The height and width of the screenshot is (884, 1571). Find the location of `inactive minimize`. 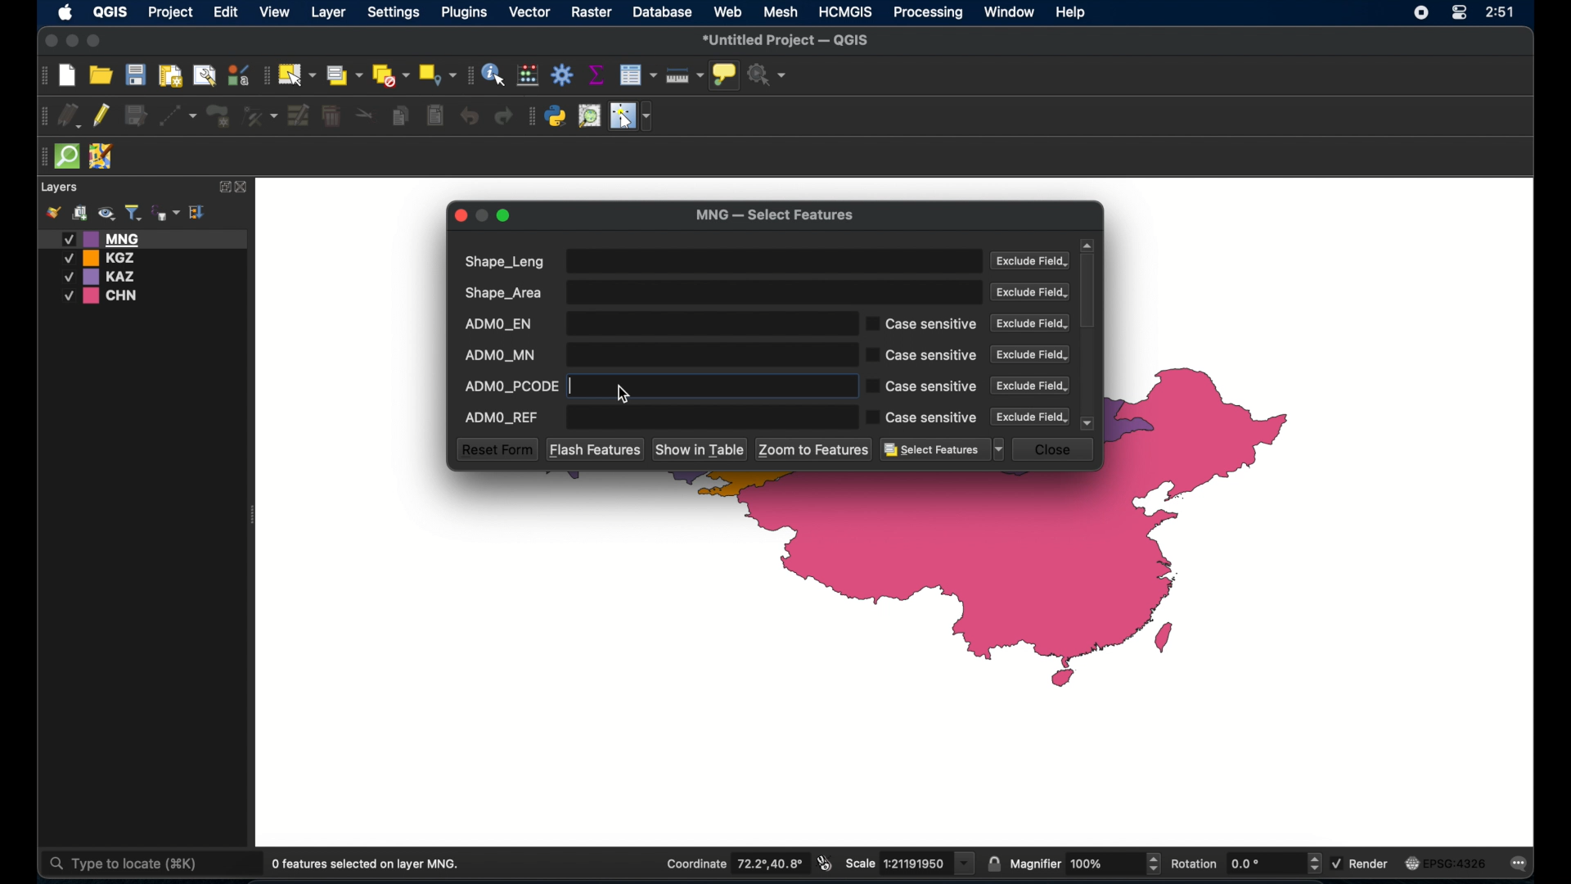

inactive minimize is located at coordinates (482, 215).